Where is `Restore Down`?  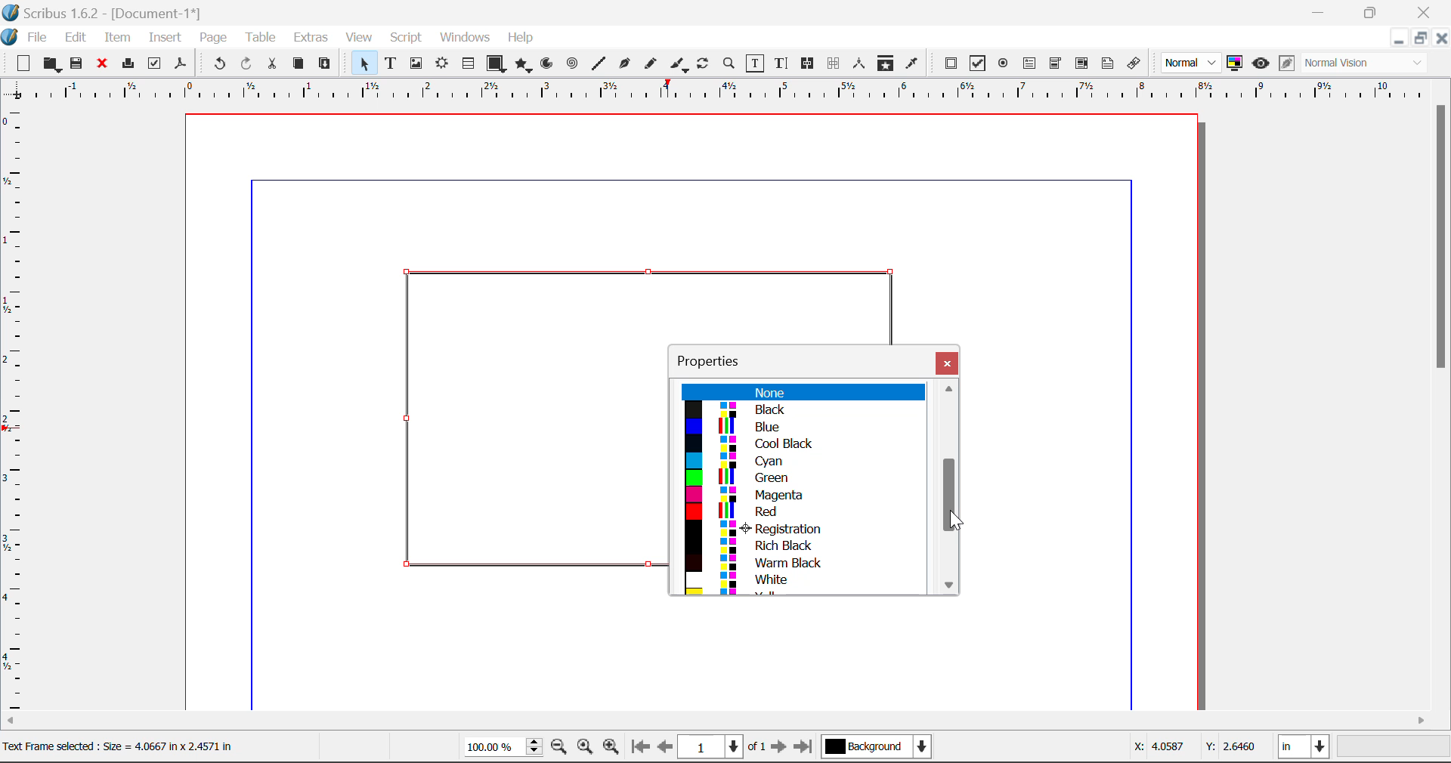
Restore Down is located at coordinates (1398, 38).